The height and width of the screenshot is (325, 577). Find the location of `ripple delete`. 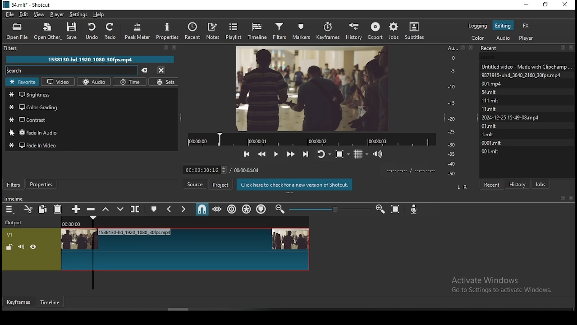

ripple delete is located at coordinates (92, 209).